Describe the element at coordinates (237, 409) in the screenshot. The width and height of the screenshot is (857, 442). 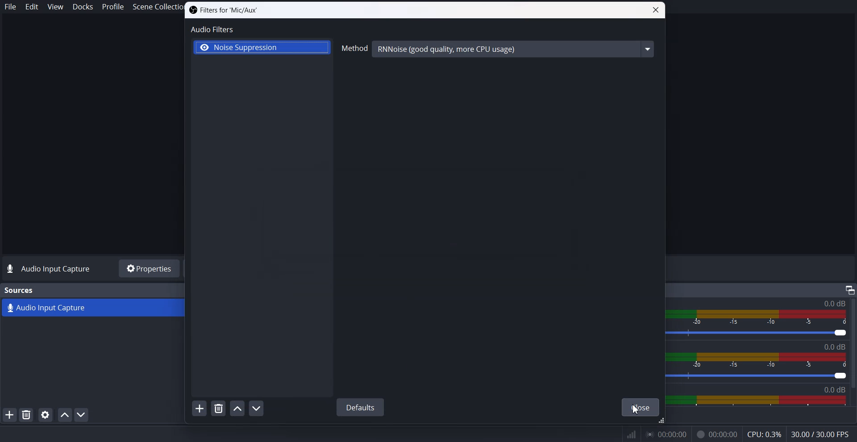
I see `Move filter up` at that location.